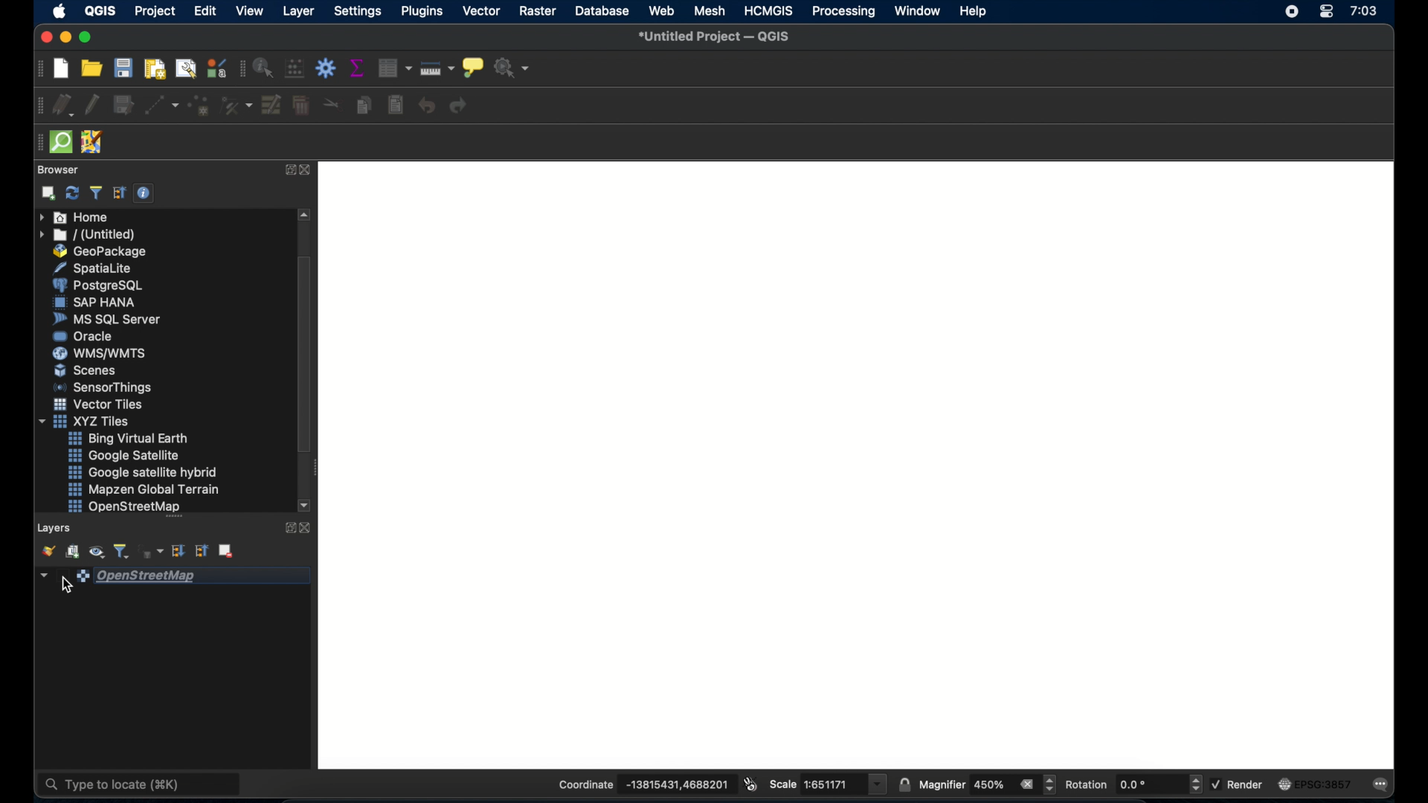  Describe the element at coordinates (749, 784) in the screenshot. I see `toggle. extents and mouse position display` at that location.